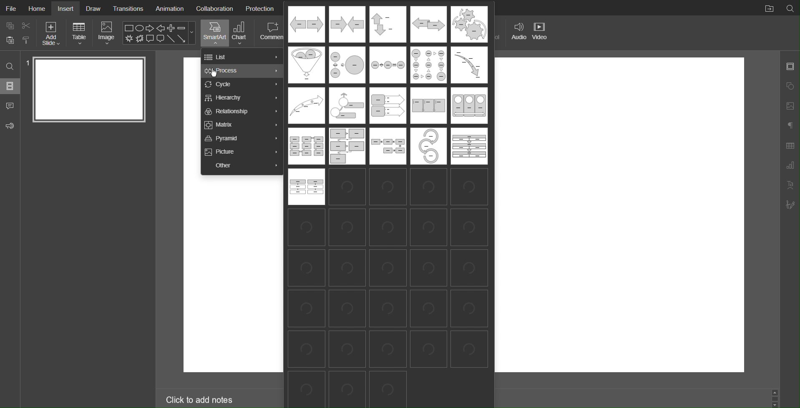 This screenshot has height=408, width=800. What do you see at coordinates (242, 111) in the screenshot?
I see `Relationship` at bounding box center [242, 111].